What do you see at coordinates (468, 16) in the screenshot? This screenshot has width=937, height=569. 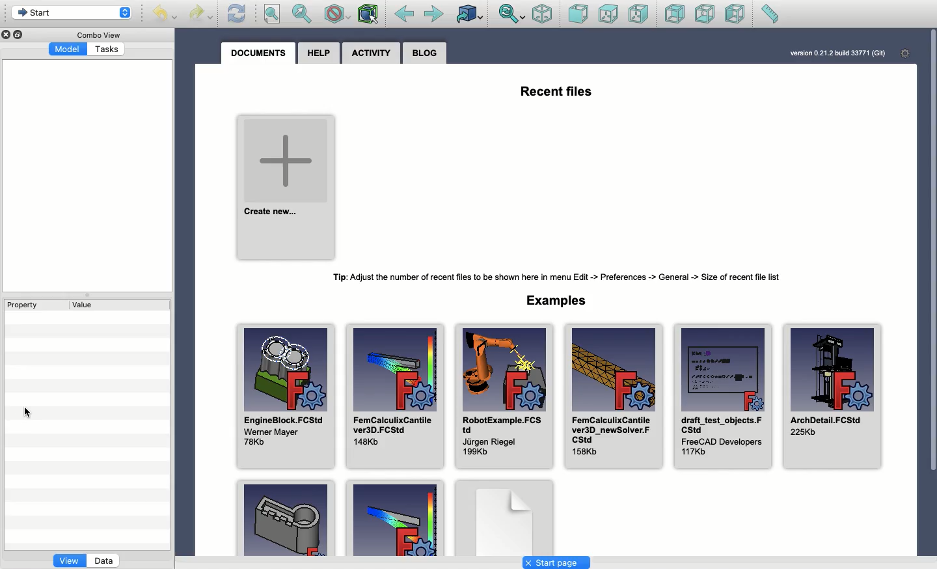 I see `Go to linked object` at bounding box center [468, 16].